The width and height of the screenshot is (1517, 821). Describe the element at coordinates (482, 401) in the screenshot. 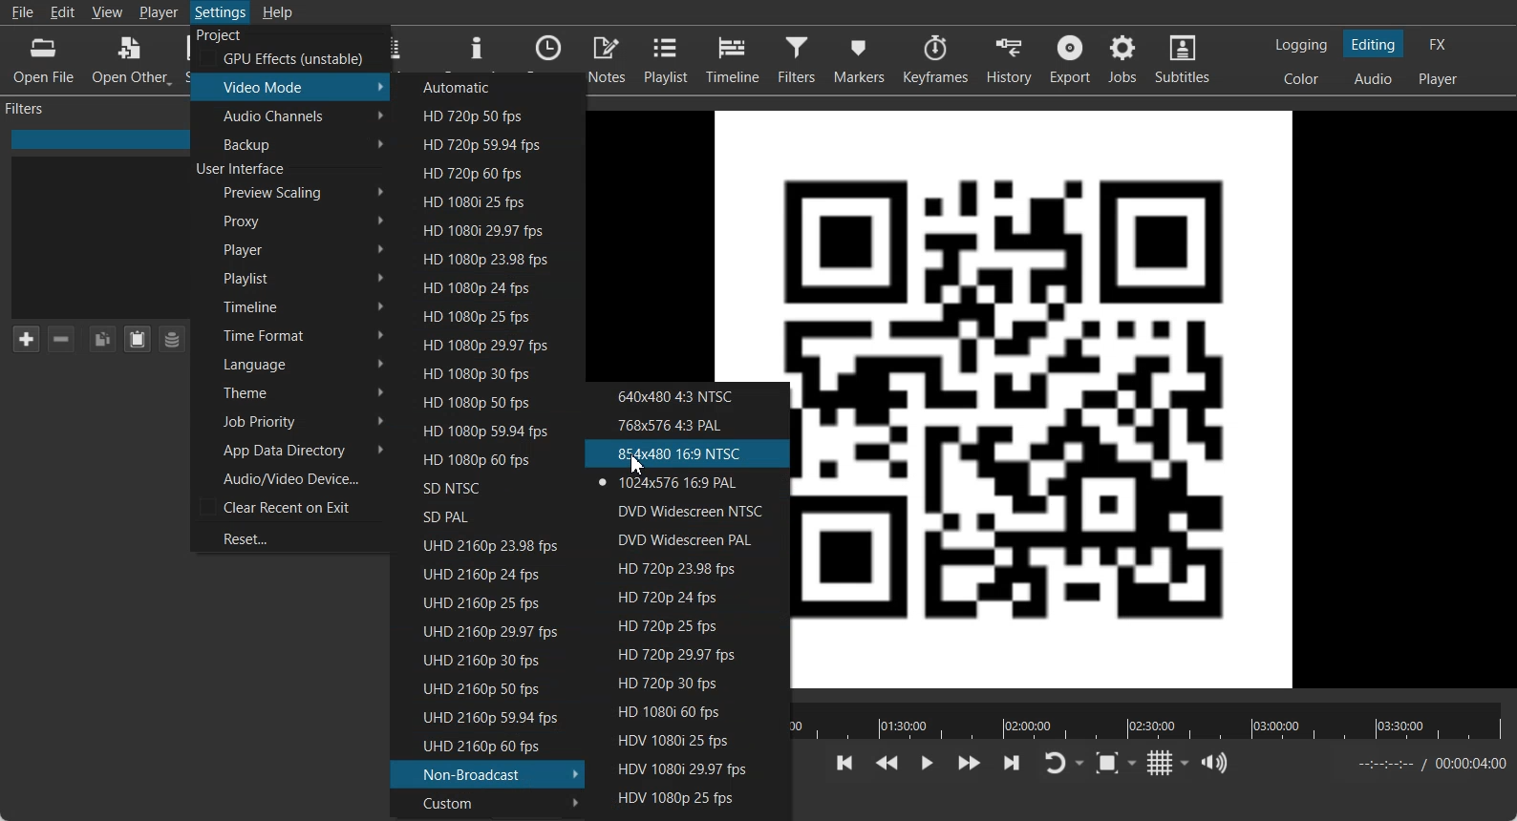

I see `HD 1080p 50 fps` at that location.